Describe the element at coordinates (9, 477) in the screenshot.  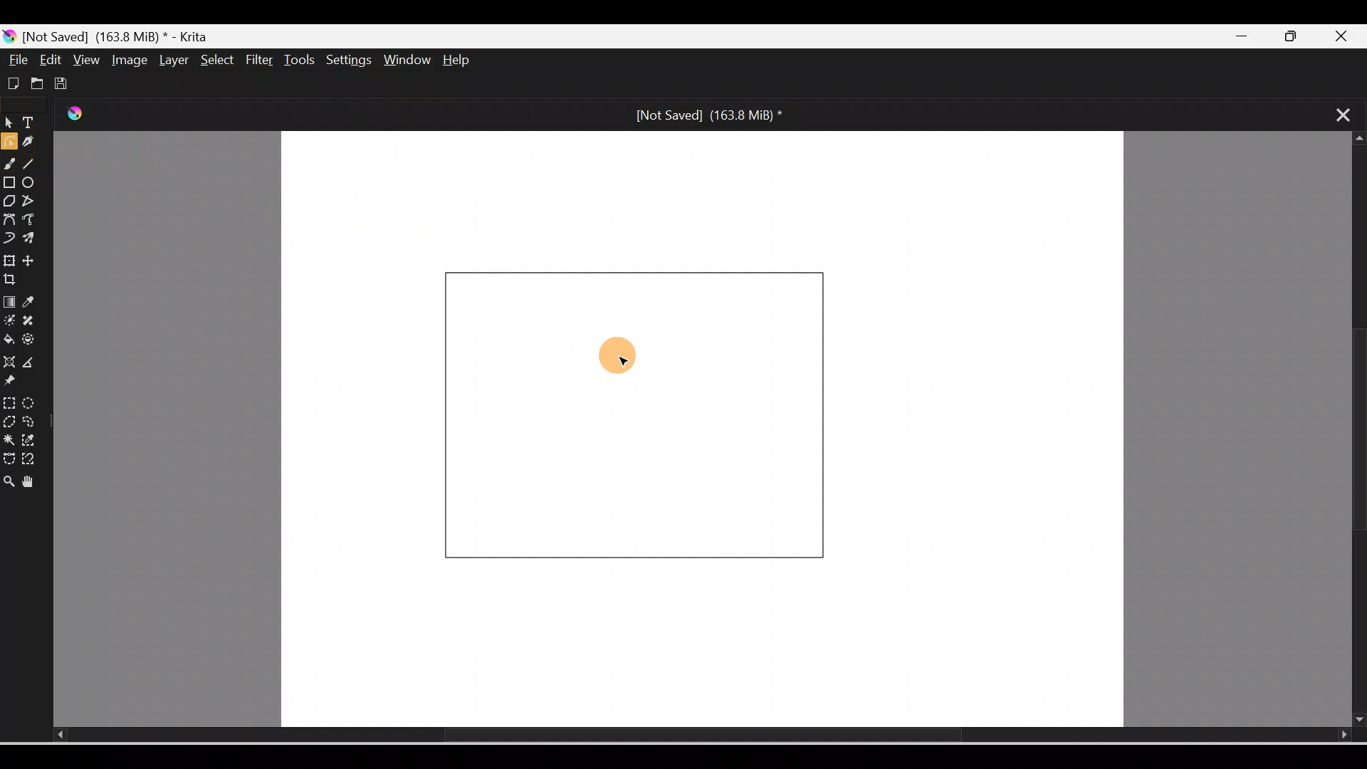
I see `Zoom tool` at that location.